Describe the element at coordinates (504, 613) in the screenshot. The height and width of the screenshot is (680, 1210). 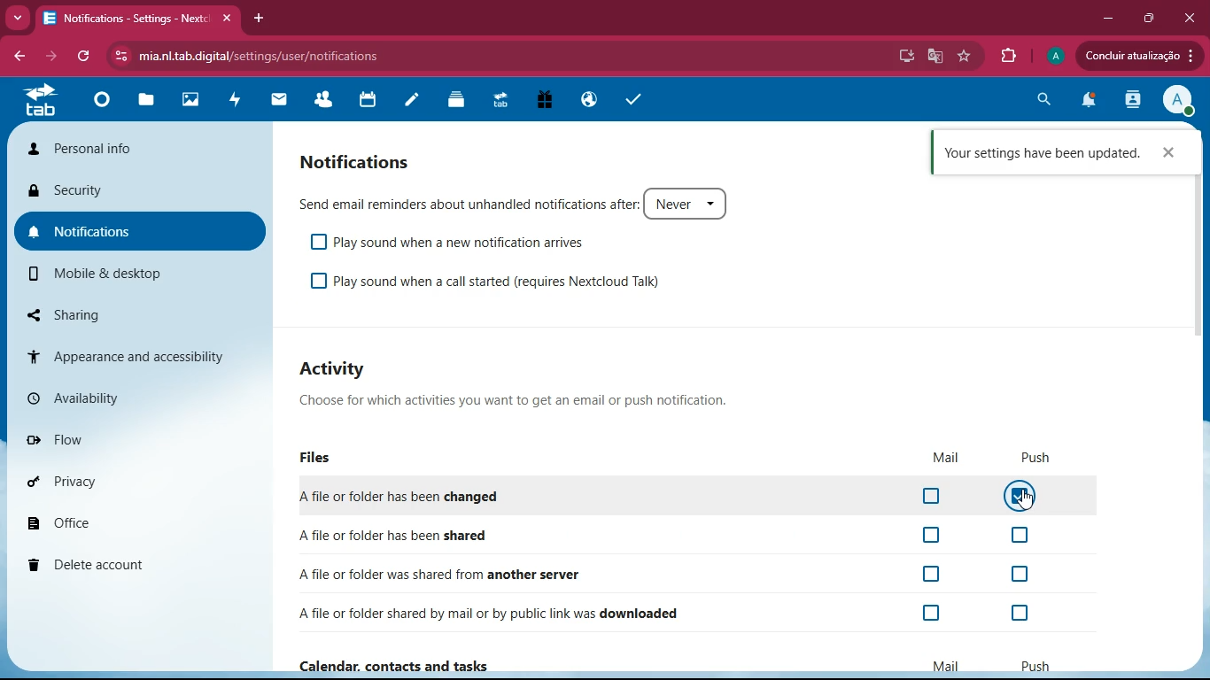
I see `downloaded` at that location.